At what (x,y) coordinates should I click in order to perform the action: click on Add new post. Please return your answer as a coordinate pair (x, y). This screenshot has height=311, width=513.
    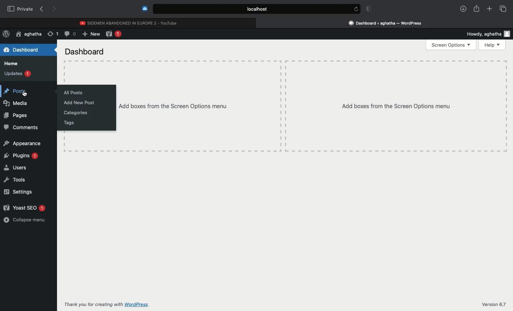
    Looking at the image, I should click on (80, 102).